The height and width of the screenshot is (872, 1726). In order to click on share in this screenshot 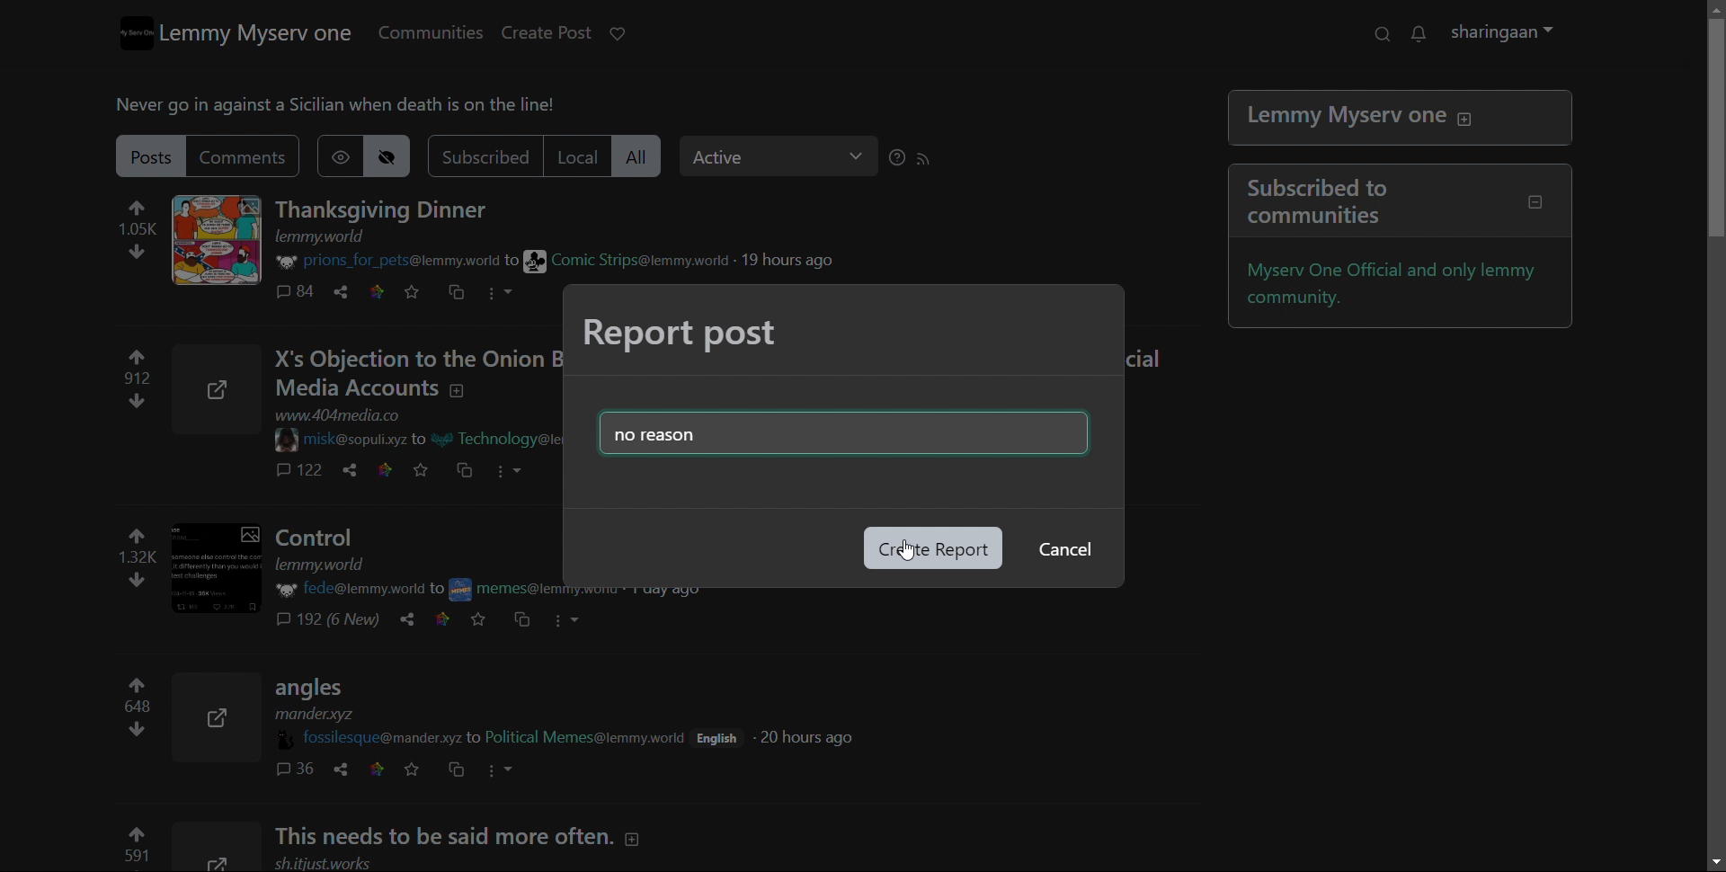, I will do `click(415, 621)`.